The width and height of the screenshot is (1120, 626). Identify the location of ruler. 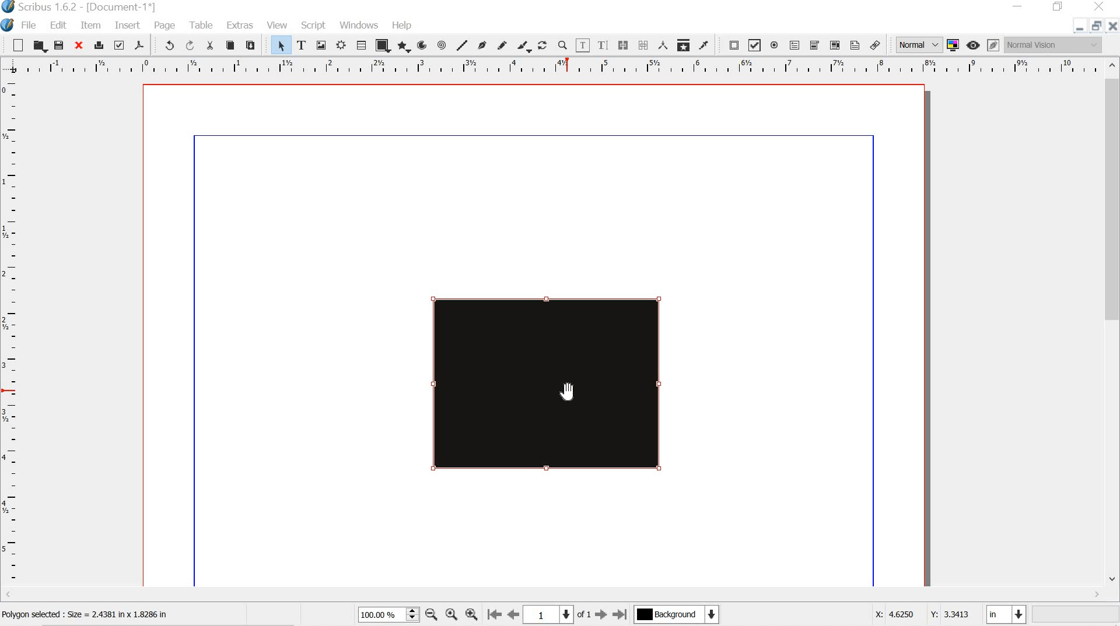
(550, 66).